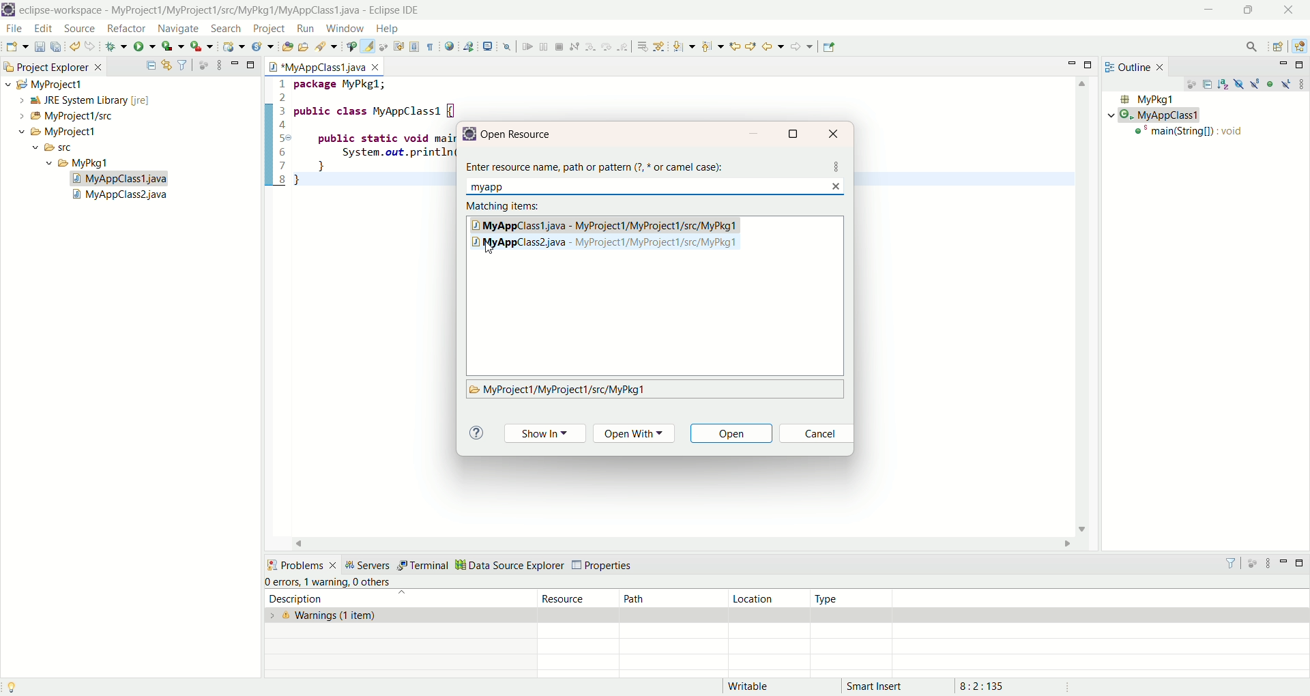 This screenshot has width=1310, height=696. Describe the element at coordinates (122, 197) in the screenshot. I see `MyAppClass2.java` at that location.